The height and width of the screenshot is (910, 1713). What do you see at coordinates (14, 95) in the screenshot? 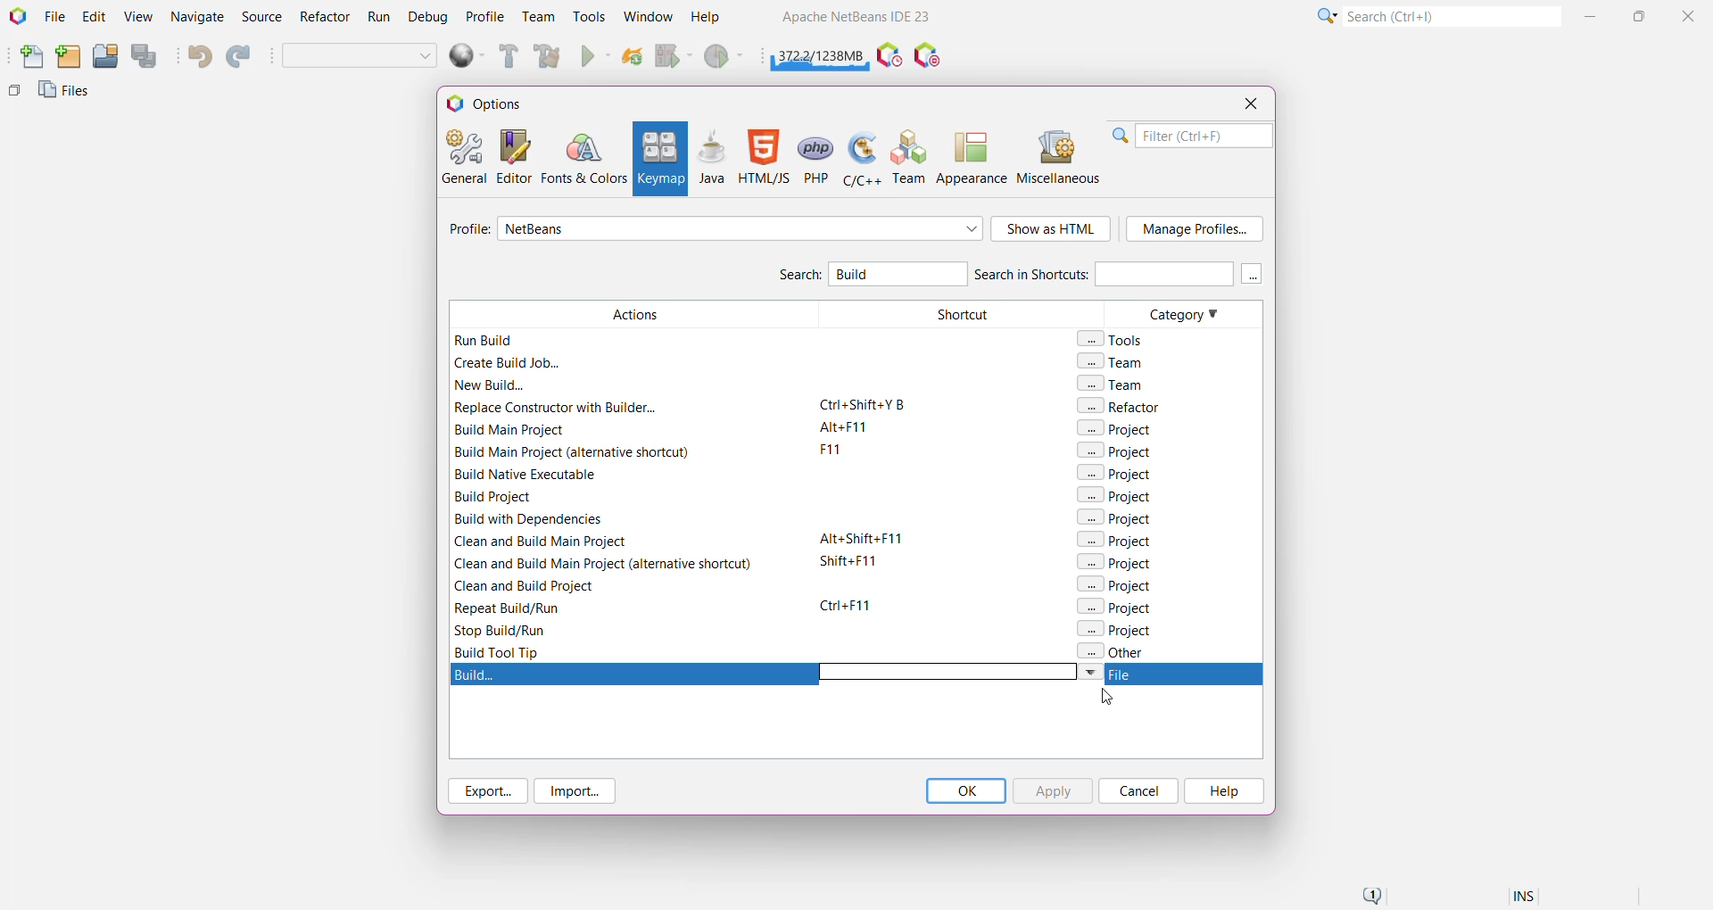
I see `` at bounding box center [14, 95].